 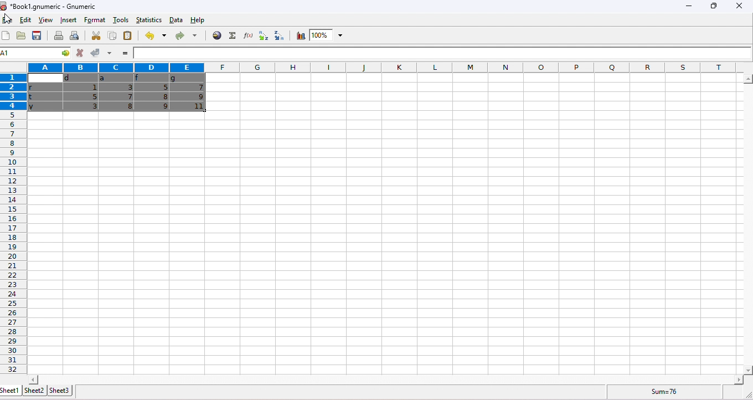 I want to click on chart, so click(x=300, y=36).